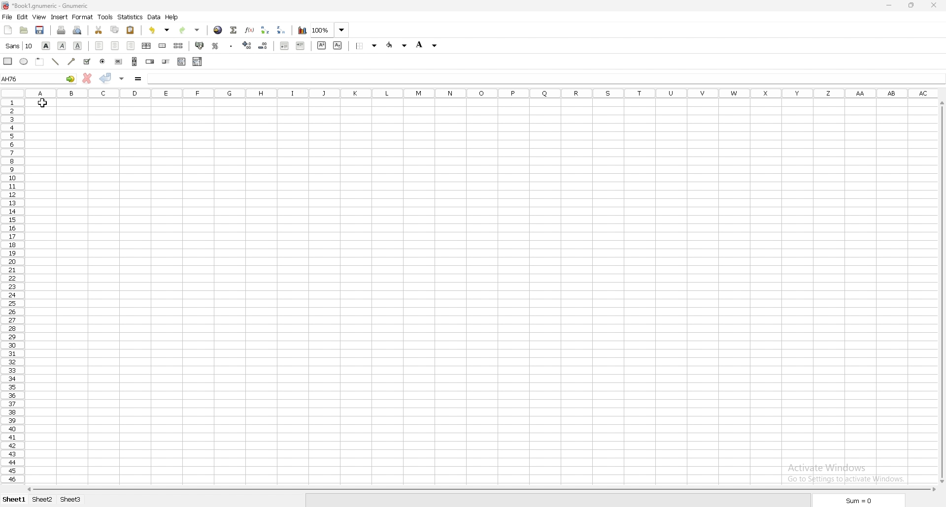  I want to click on slider, so click(167, 62).